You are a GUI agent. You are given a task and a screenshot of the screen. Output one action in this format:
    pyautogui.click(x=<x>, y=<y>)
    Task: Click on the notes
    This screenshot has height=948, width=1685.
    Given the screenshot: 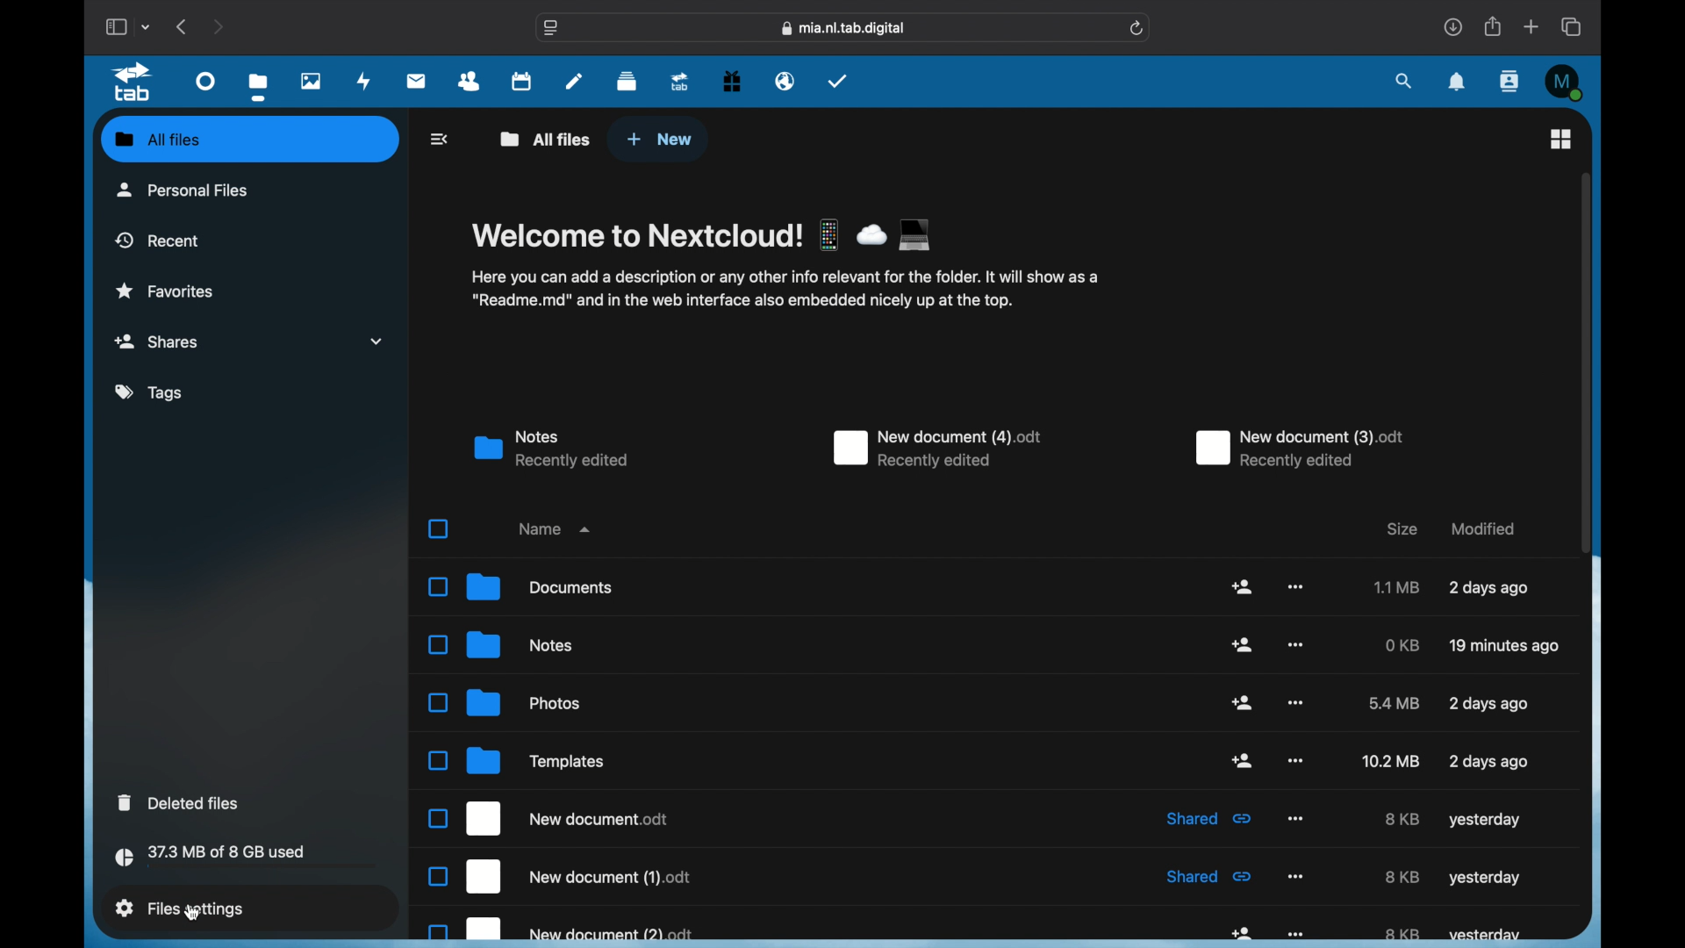 What is the action you would take?
    pyautogui.click(x=551, y=449)
    